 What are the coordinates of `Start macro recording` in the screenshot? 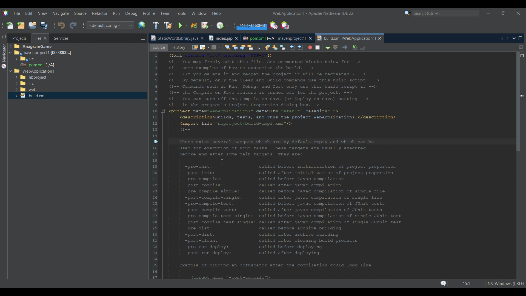 It's located at (359, 48).